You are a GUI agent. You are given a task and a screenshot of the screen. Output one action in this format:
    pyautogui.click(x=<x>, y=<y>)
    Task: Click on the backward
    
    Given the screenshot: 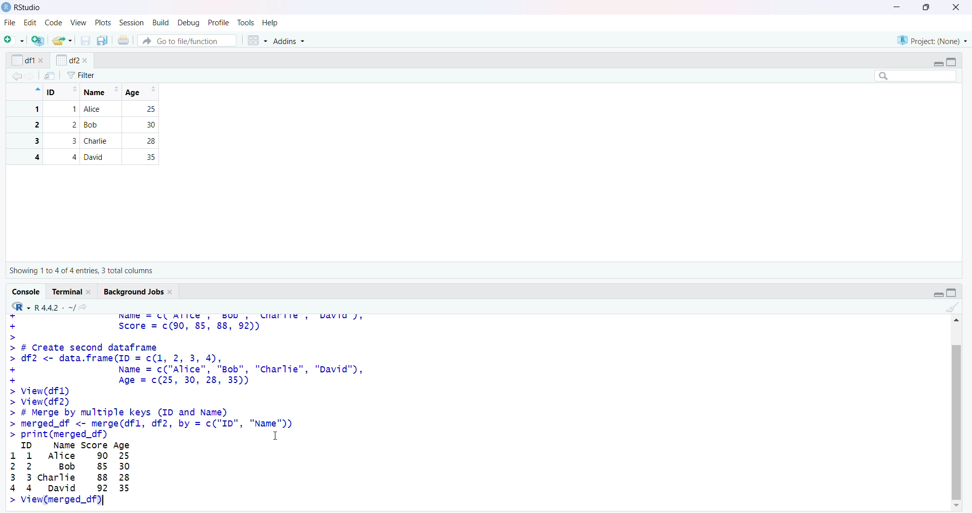 What is the action you would take?
    pyautogui.click(x=16, y=76)
    